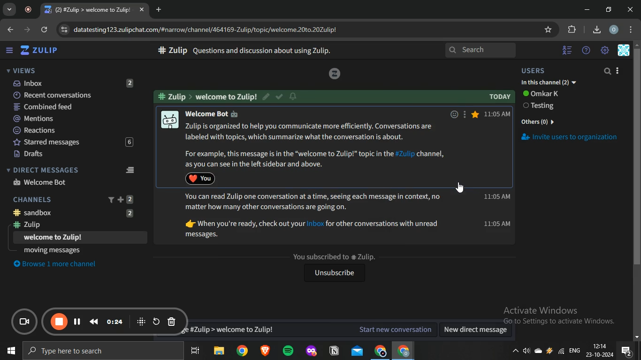 This screenshot has width=641, height=360. I want to click on Inbox Overview of your conversations with unread messages., so click(262, 51).